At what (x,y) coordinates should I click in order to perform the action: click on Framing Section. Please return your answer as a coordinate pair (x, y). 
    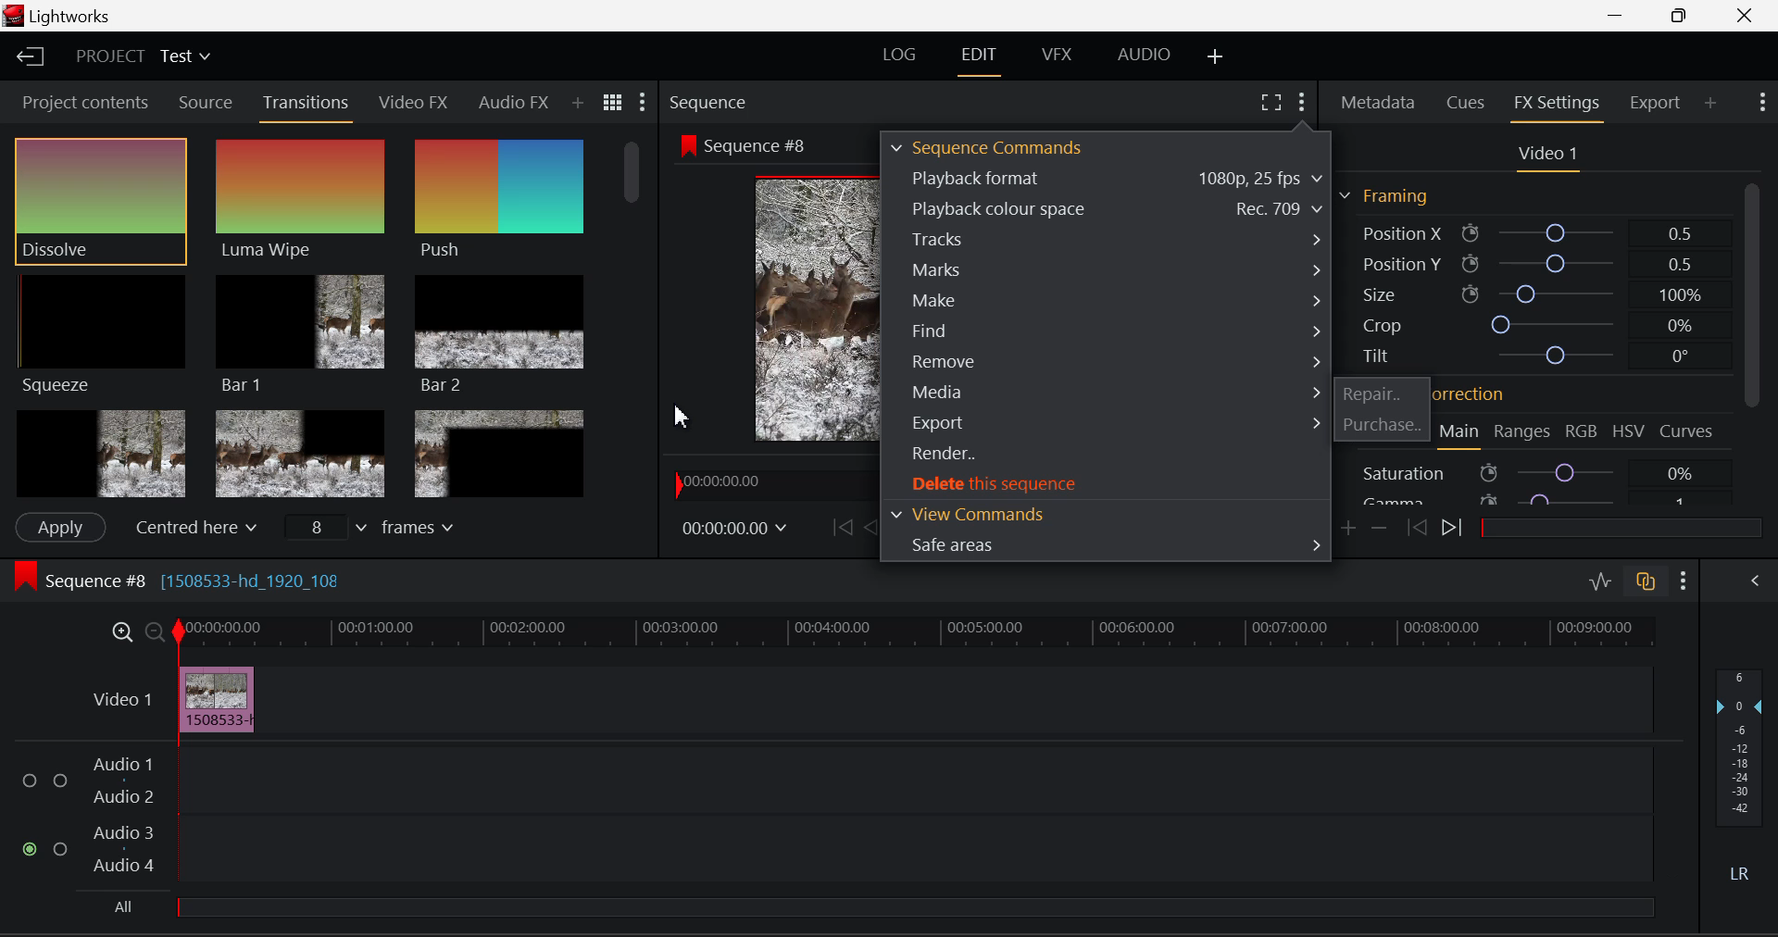
    Looking at the image, I should click on (1384, 196).